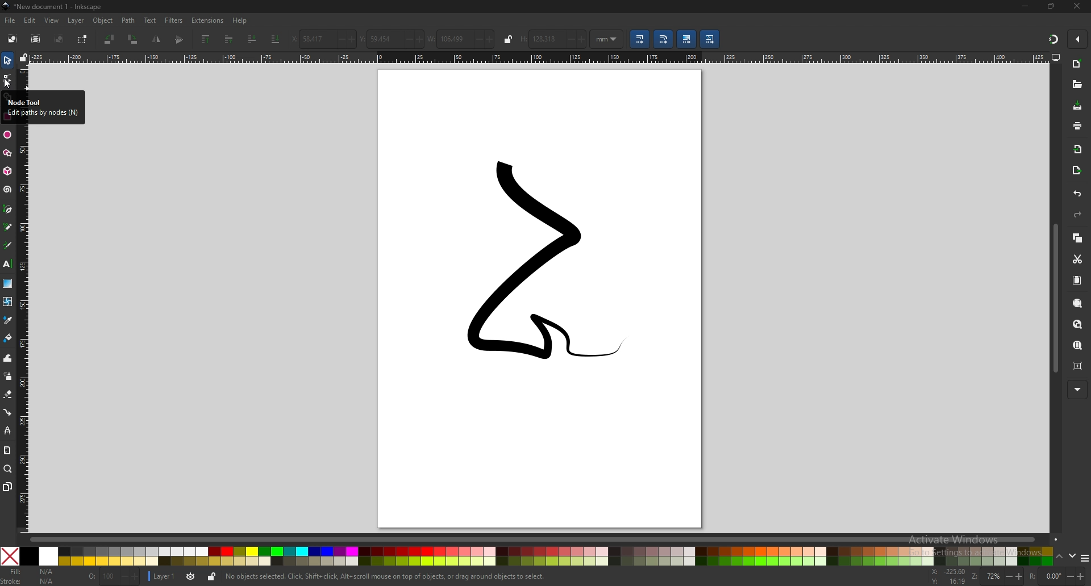 This screenshot has width=1091, height=586. I want to click on rotate 90 degree cw, so click(134, 39).